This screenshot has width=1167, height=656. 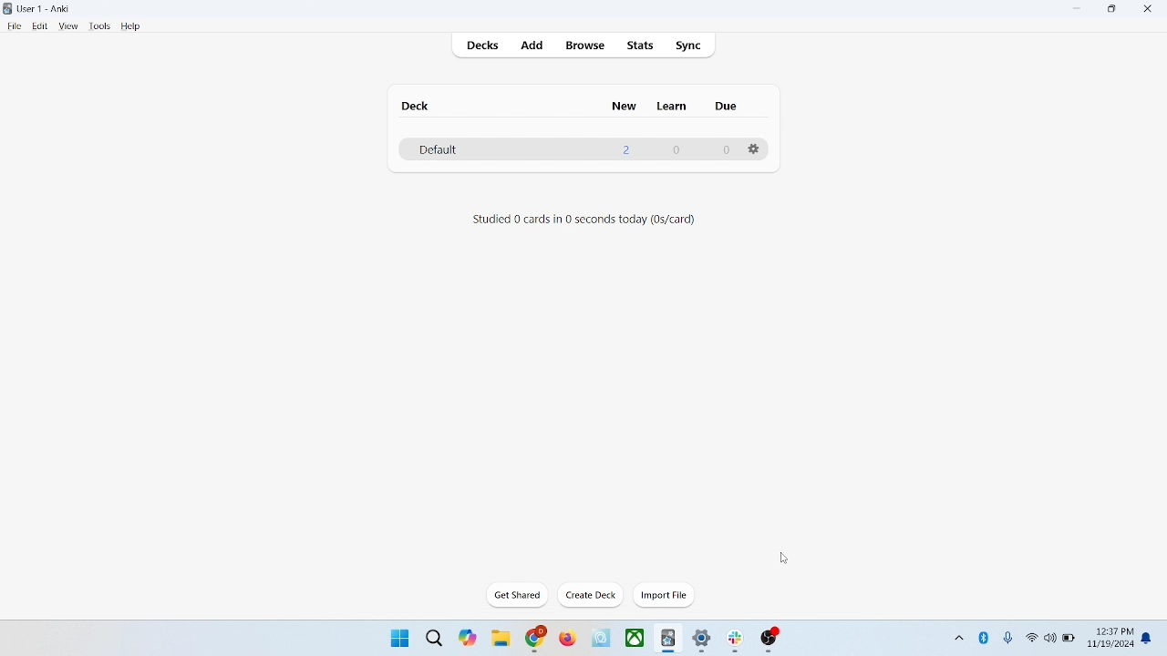 What do you see at coordinates (1069, 640) in the screenshot?
I see `battery` at bounding box center [1069, 640].